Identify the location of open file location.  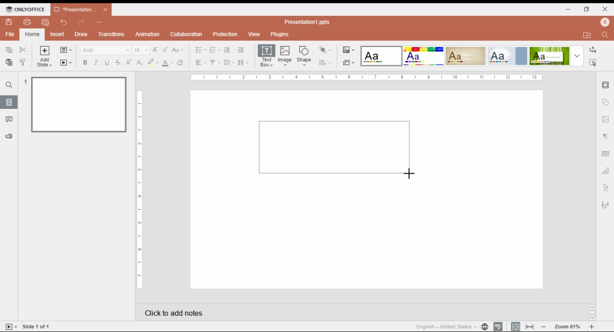
(589, 35).